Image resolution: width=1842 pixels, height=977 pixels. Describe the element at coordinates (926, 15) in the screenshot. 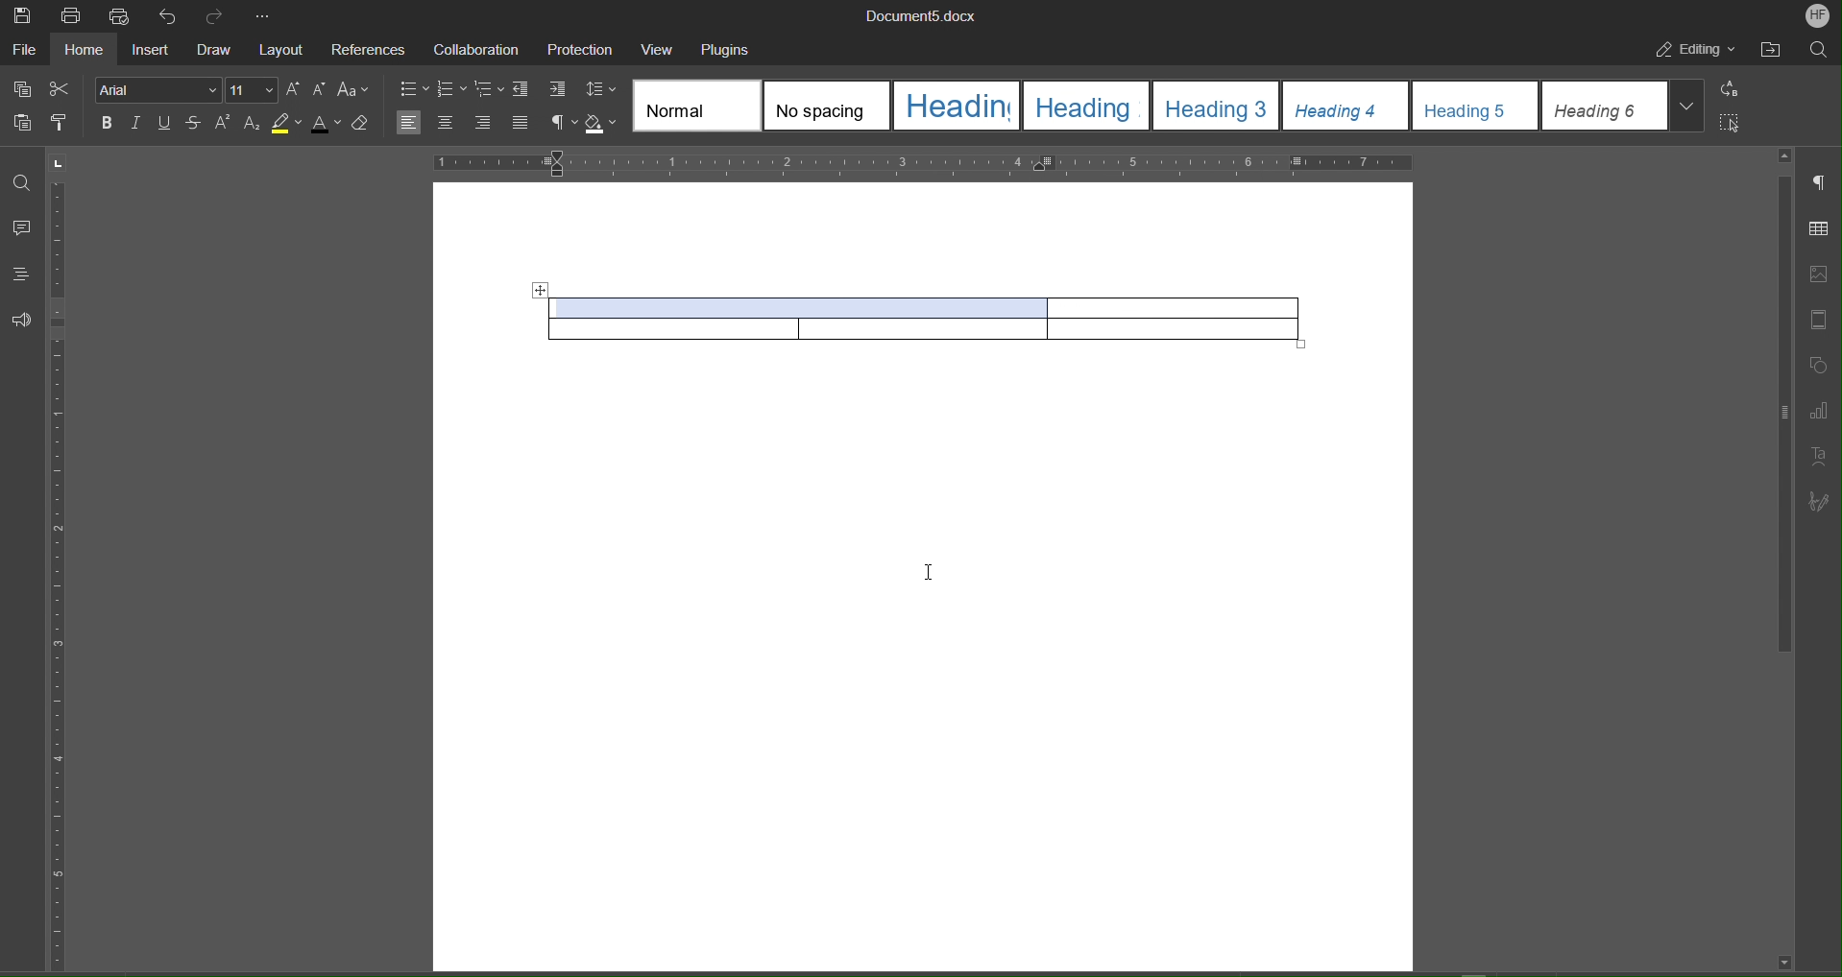

I see `Document Name` at that location.